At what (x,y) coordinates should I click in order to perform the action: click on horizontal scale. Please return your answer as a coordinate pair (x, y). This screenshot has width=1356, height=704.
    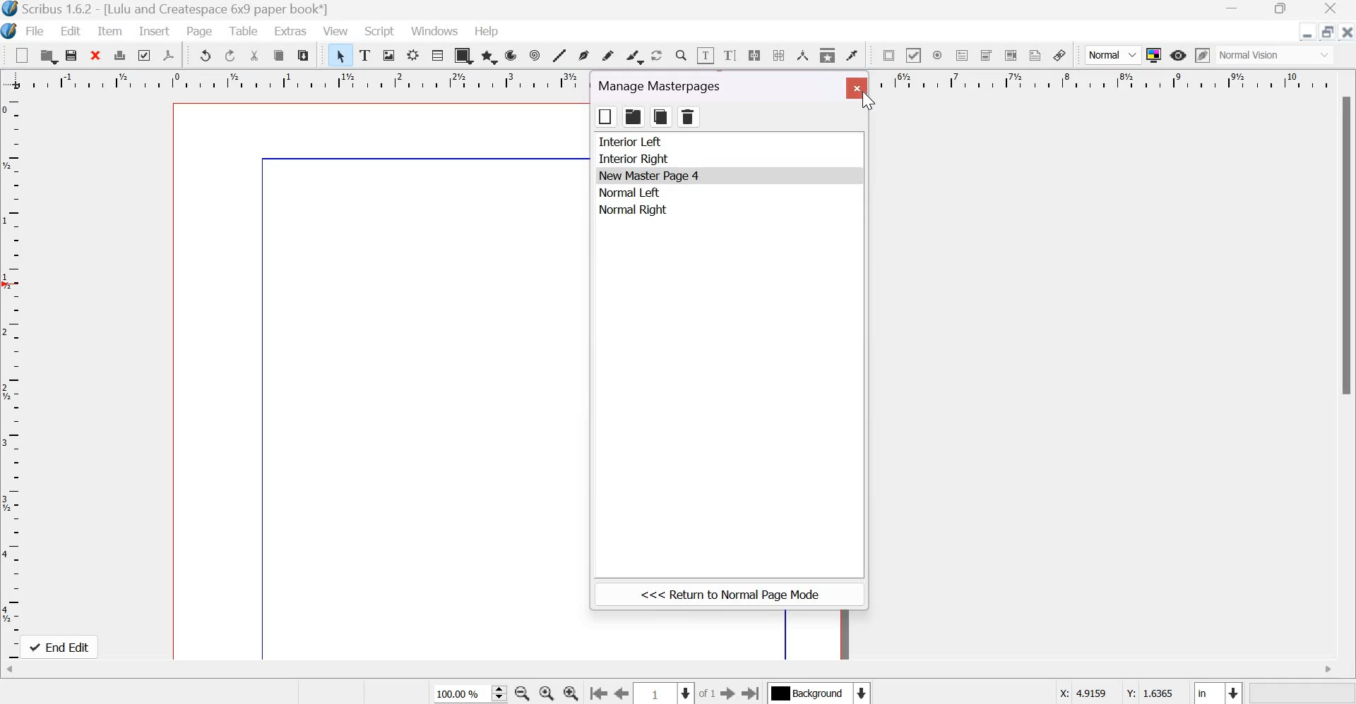
    Looking at the image, I should click on (1103, 81).